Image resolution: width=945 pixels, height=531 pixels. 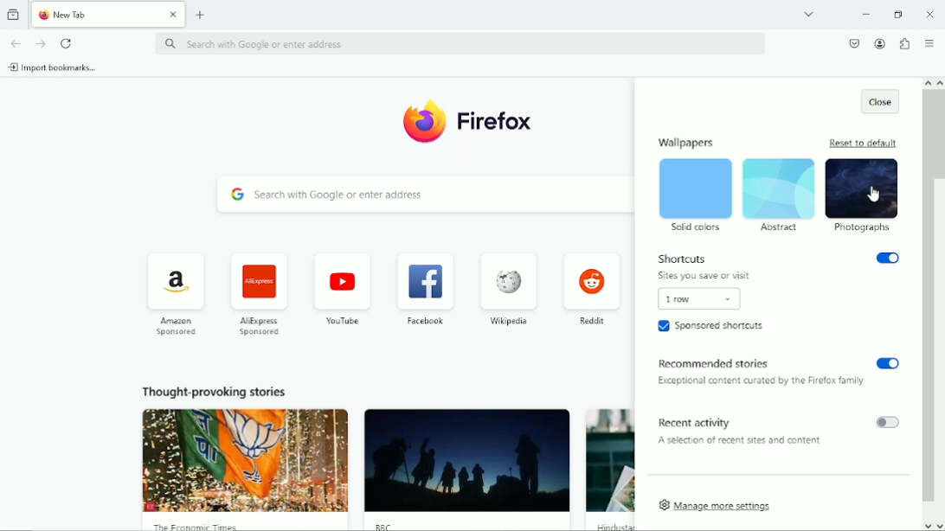 I want to click on Reddit, so click(x=592, y=288).